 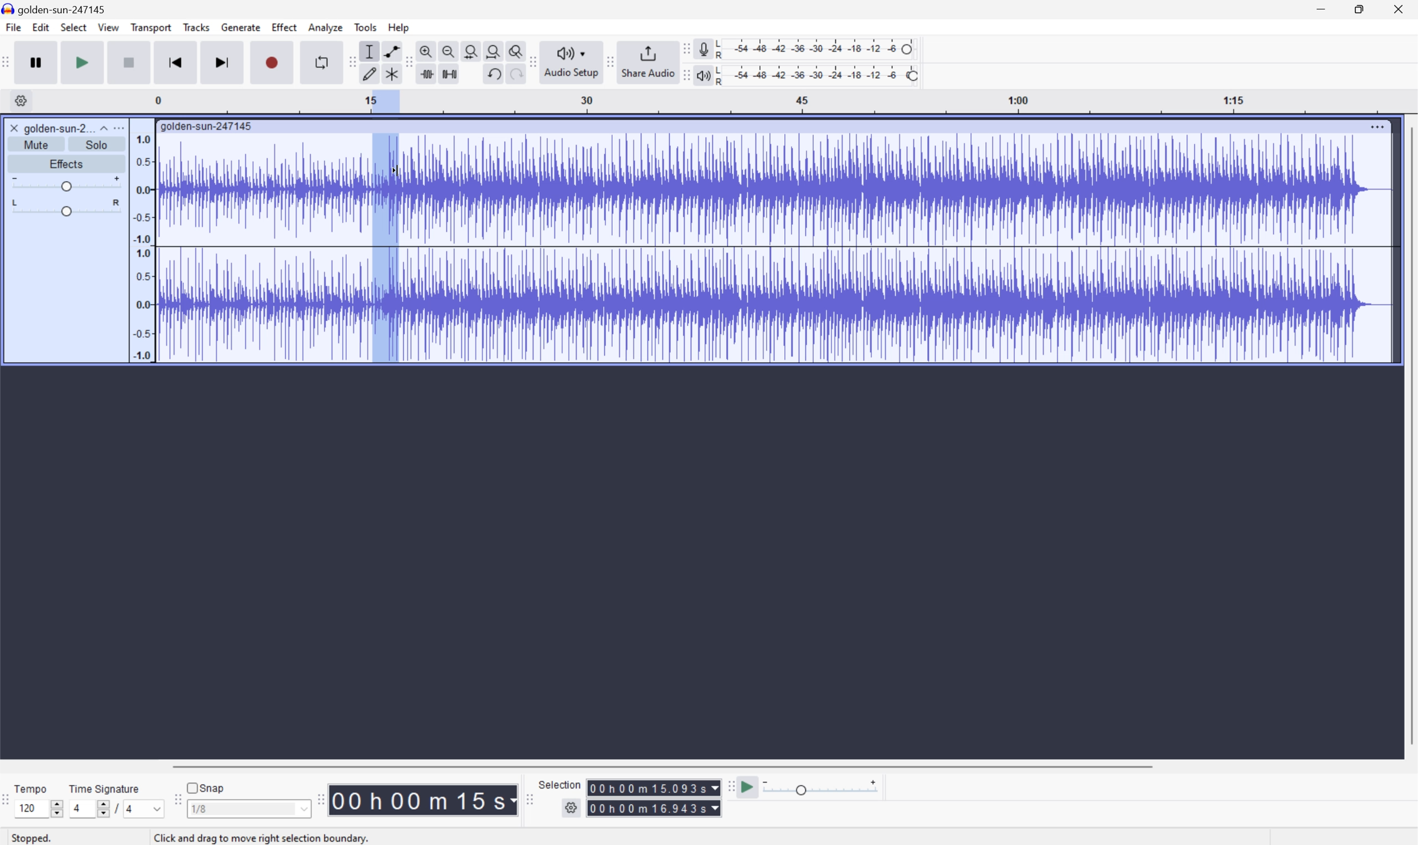 What do you see at coordinates (399, 27) in the screenshot?
I see `Help` at bounding box center [399, 27].